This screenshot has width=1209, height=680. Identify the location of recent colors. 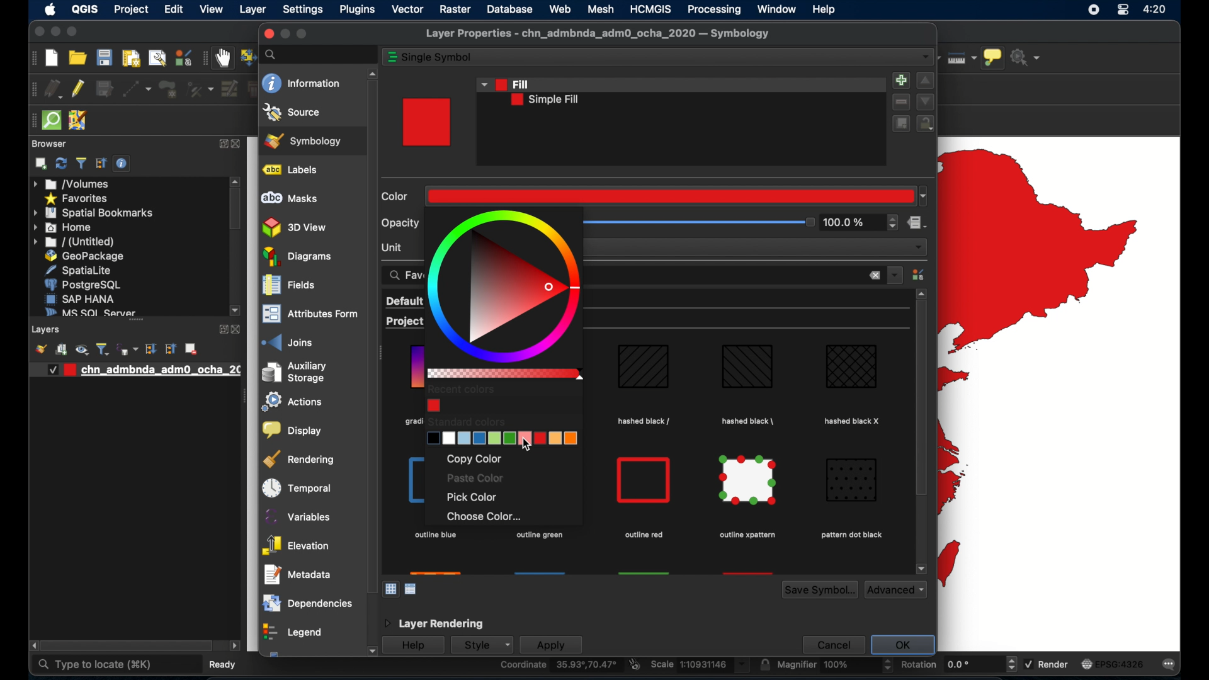
(462, 389).